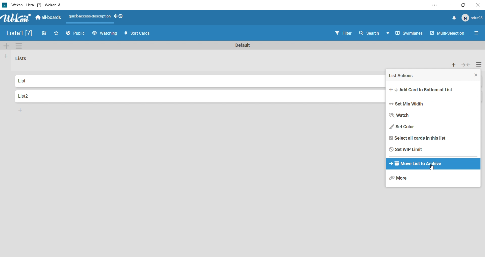 The image size is (485, 257). I want to click on List, so click(23, 58).